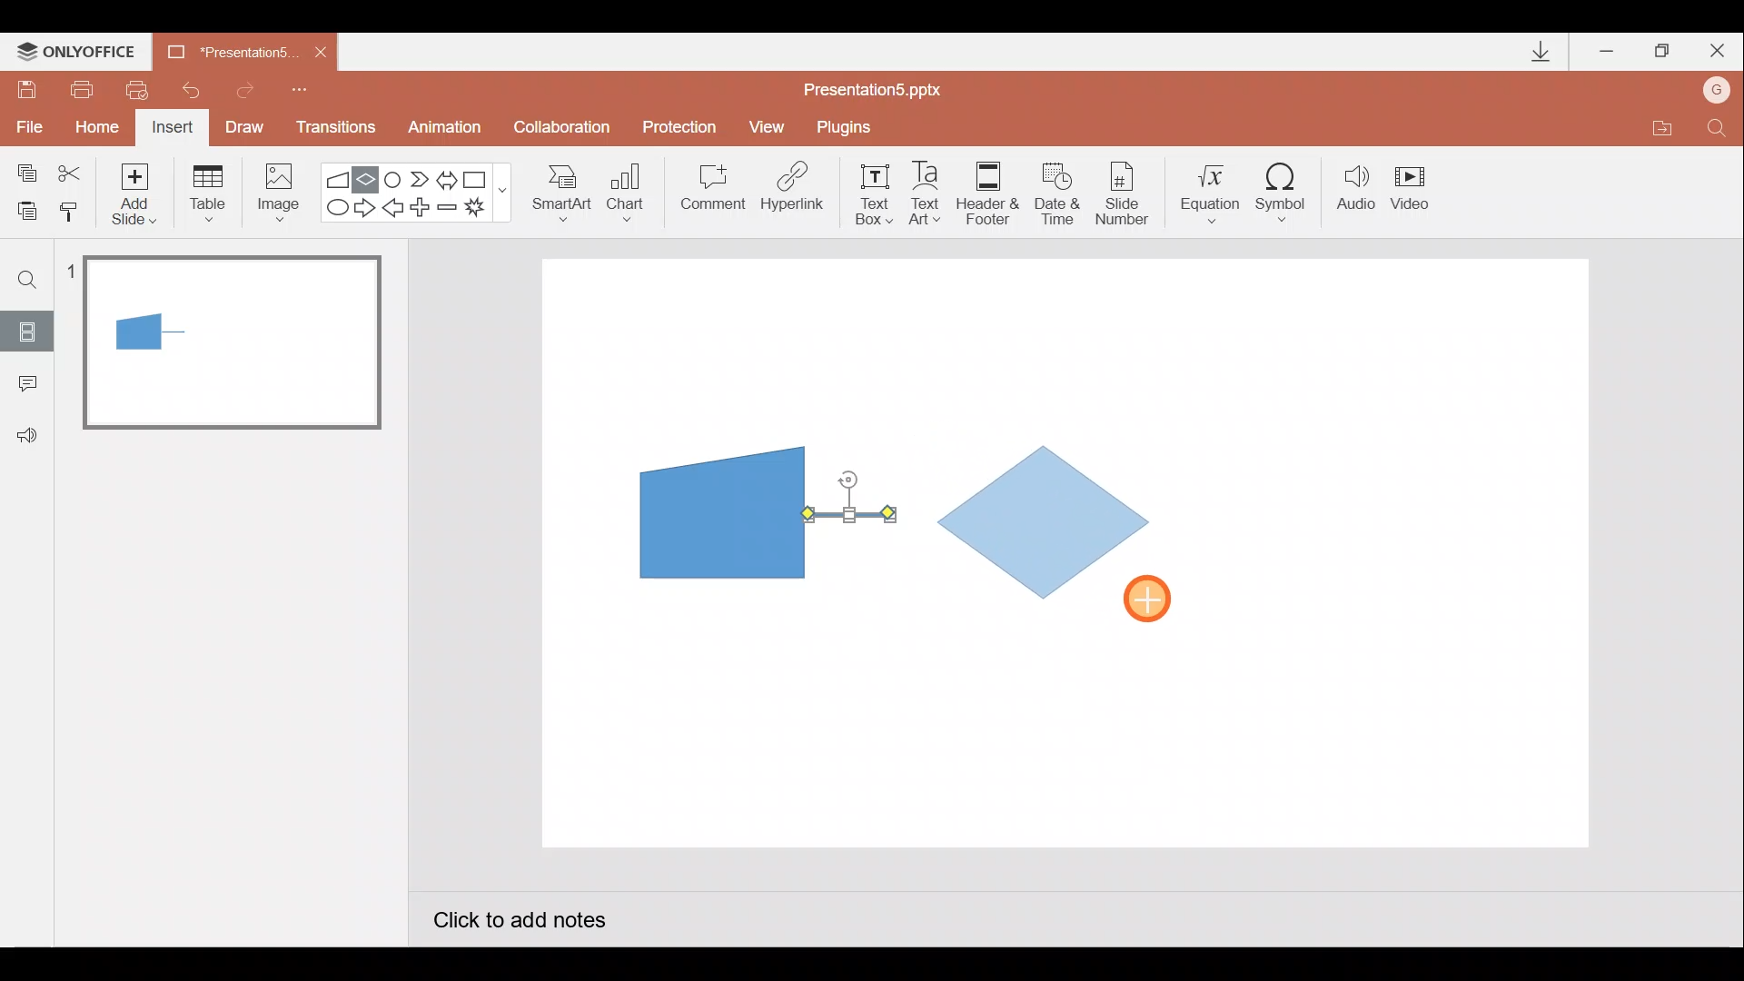 This screenshot has height=981, width=1744. Describe the element at coordinates (1661, 131) in the screenshot. I see `Open file location` at that location.